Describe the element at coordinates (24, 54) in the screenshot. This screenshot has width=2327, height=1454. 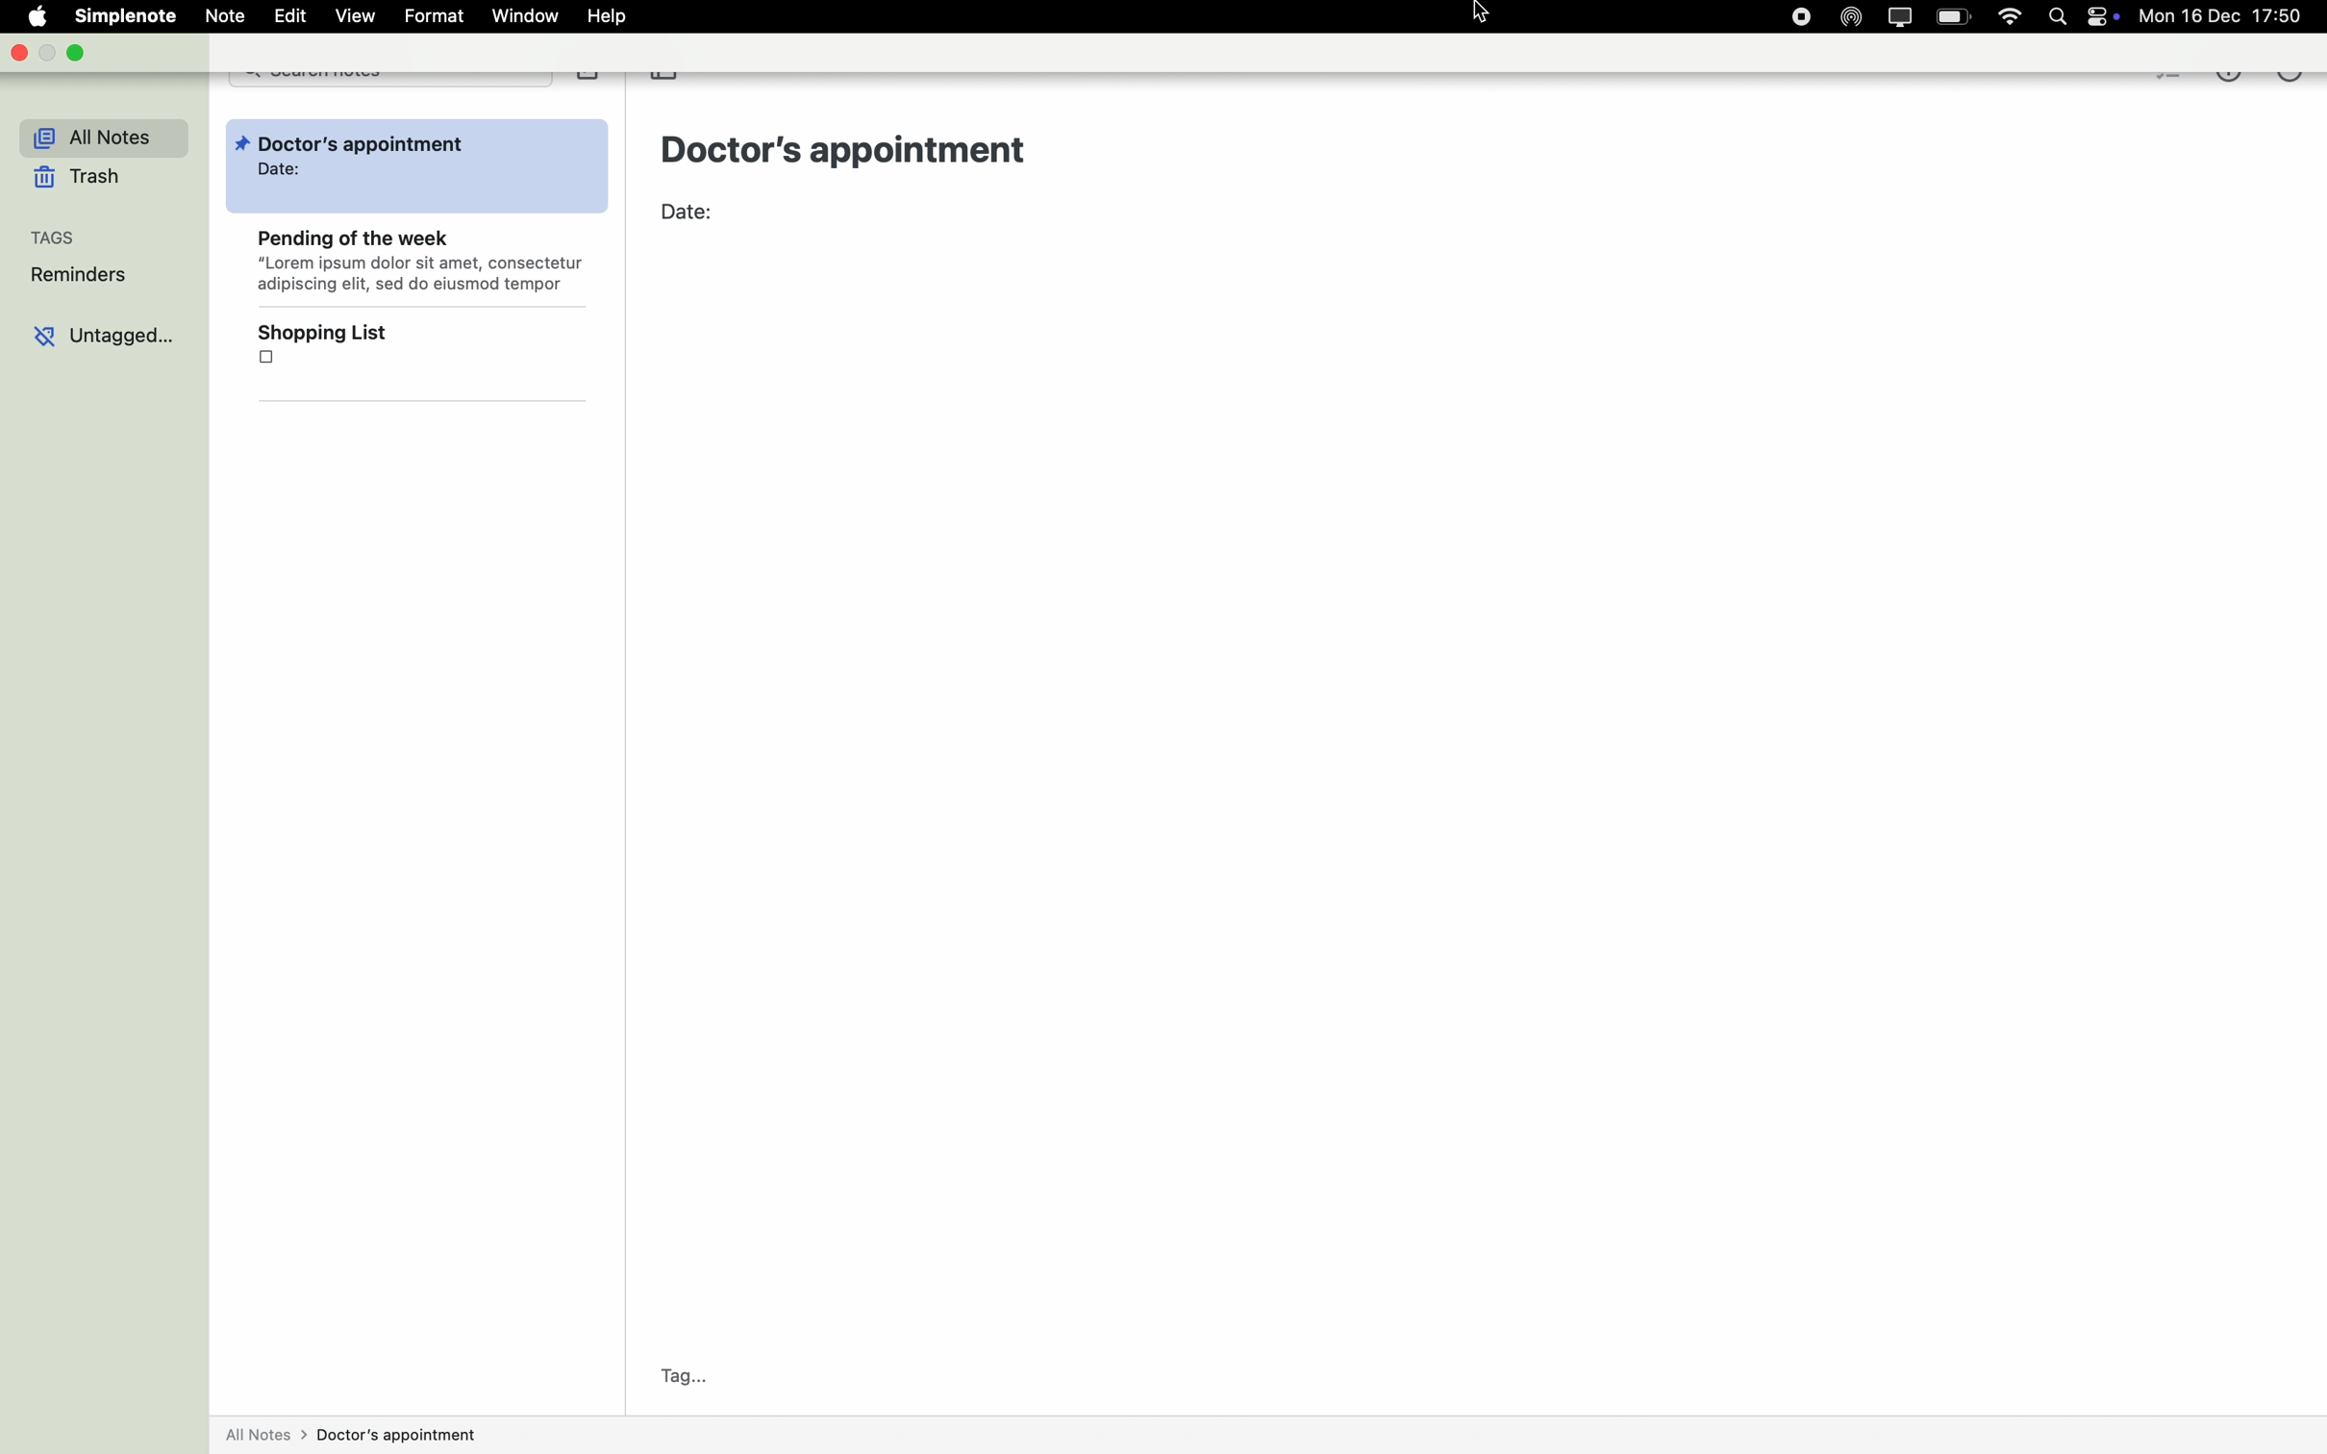
I see `close` at that location.